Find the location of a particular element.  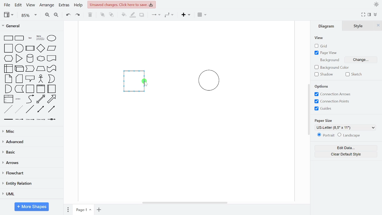

connector  with 2 labels is located at coordinates (30, 119).